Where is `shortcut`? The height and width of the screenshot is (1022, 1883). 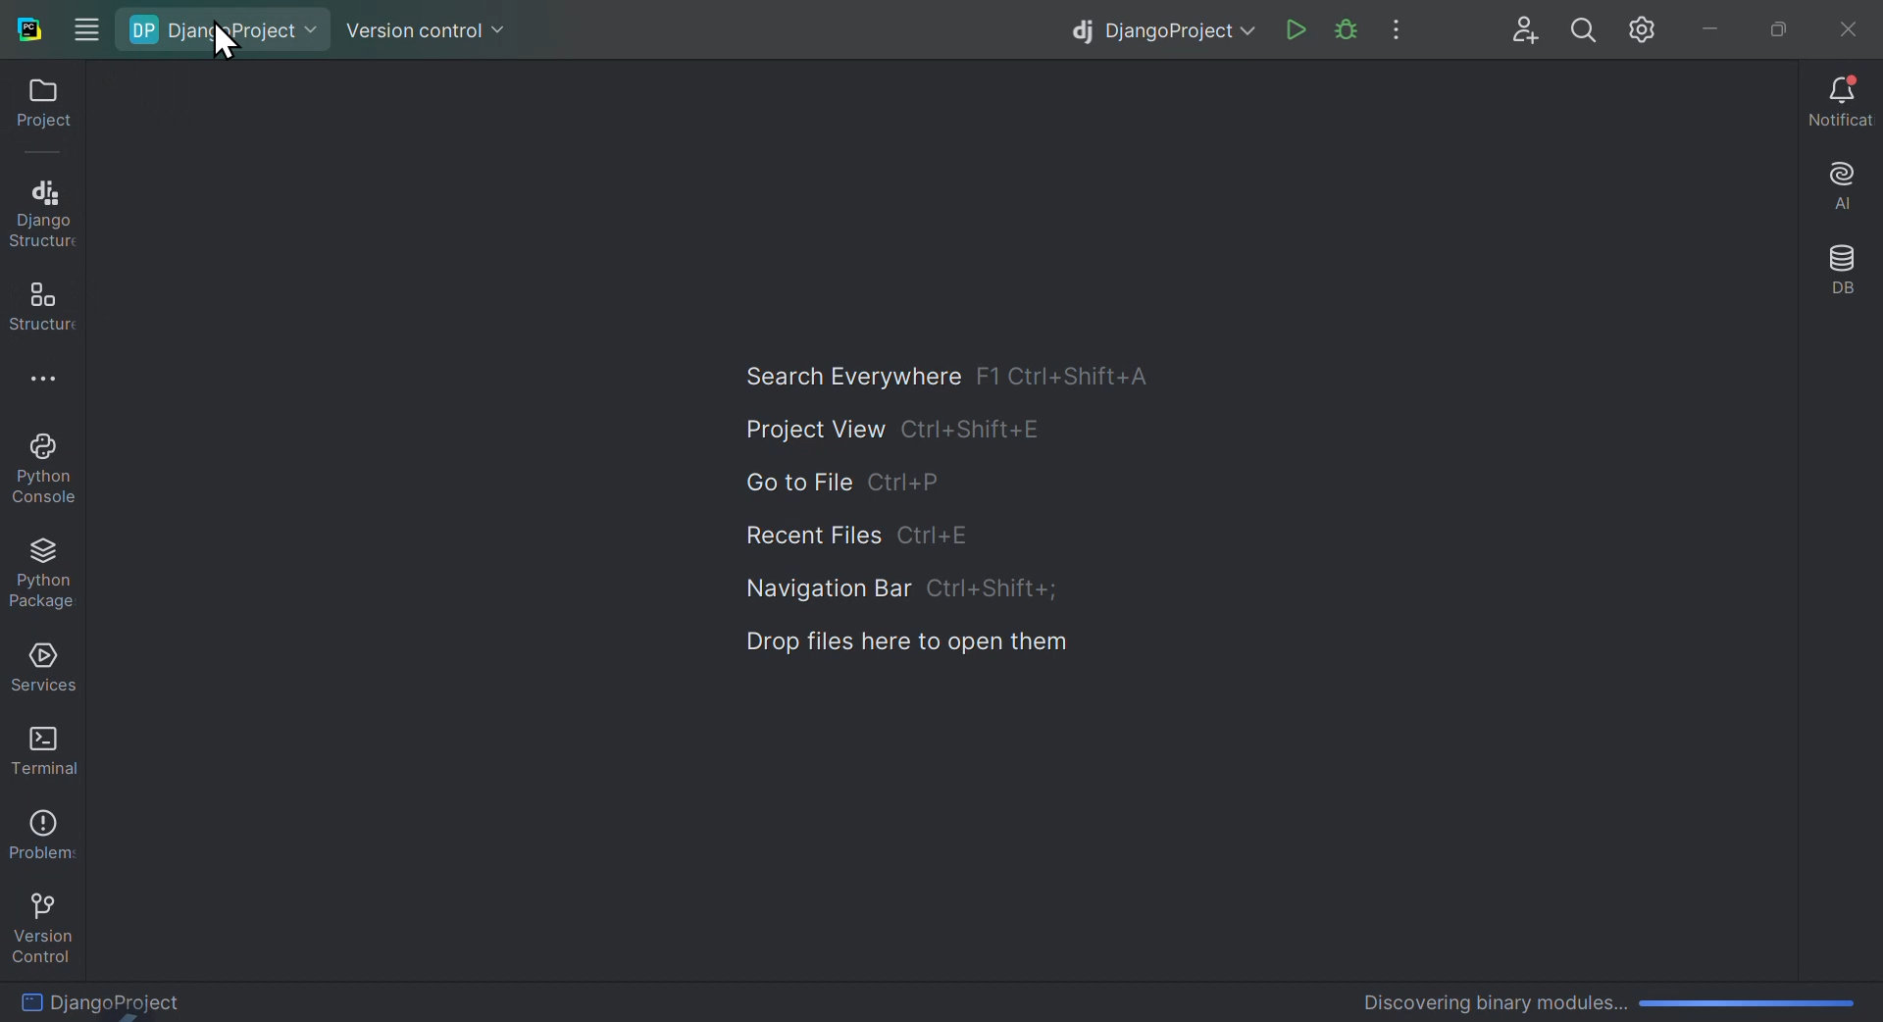 shortcut is located at coordinates (991, 589).